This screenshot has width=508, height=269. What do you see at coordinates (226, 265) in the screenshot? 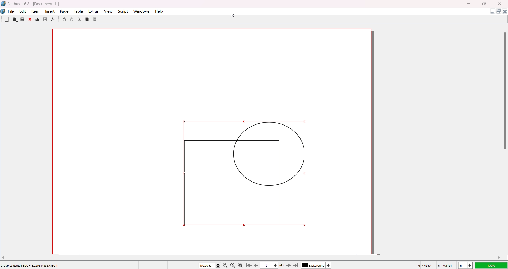
I see `Zoom out` at bounding box center [226, 265].